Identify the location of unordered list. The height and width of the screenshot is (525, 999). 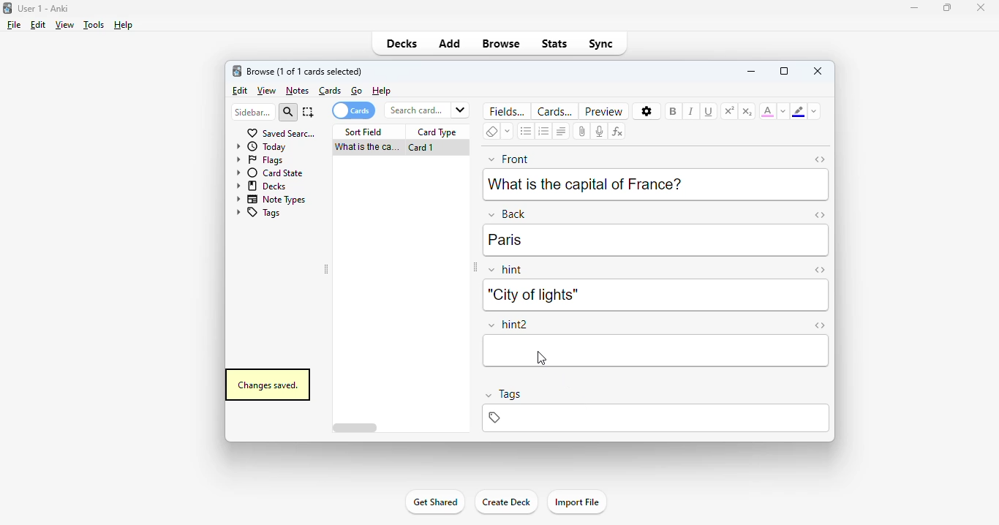
(527, 132).